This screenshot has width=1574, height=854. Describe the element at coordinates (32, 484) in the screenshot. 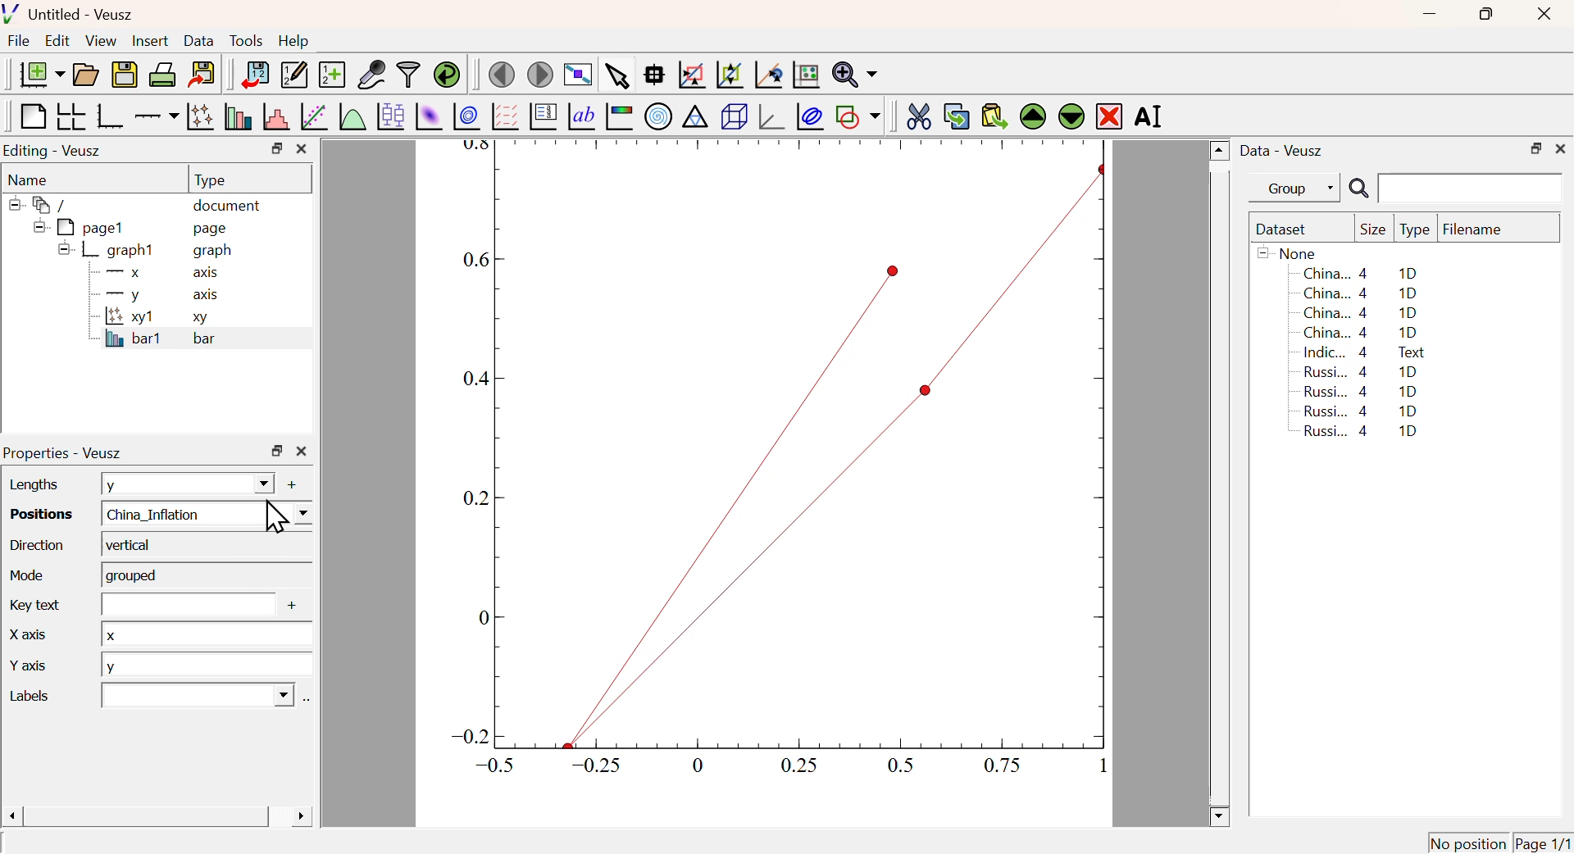

I see `Lengths` at that location.